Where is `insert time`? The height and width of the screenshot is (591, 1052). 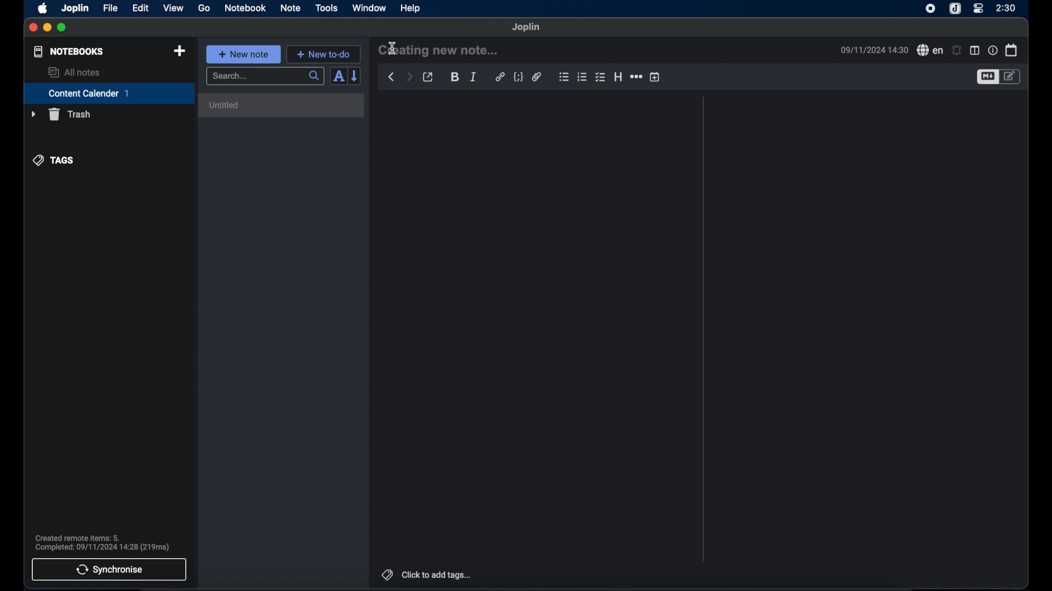 insert time is located at coordinates (655, 77).